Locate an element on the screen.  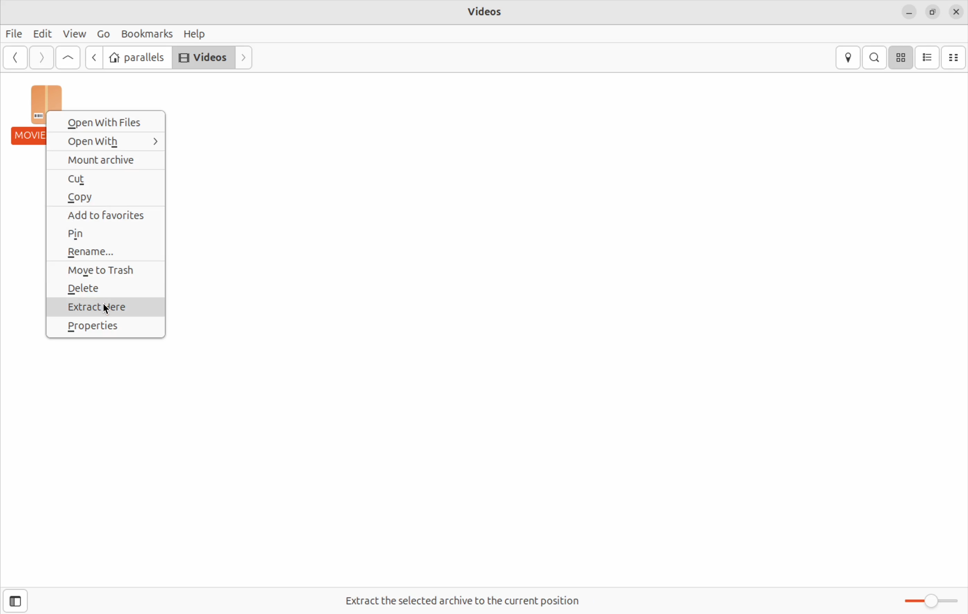
Go up is located at coordinates (69, 57).